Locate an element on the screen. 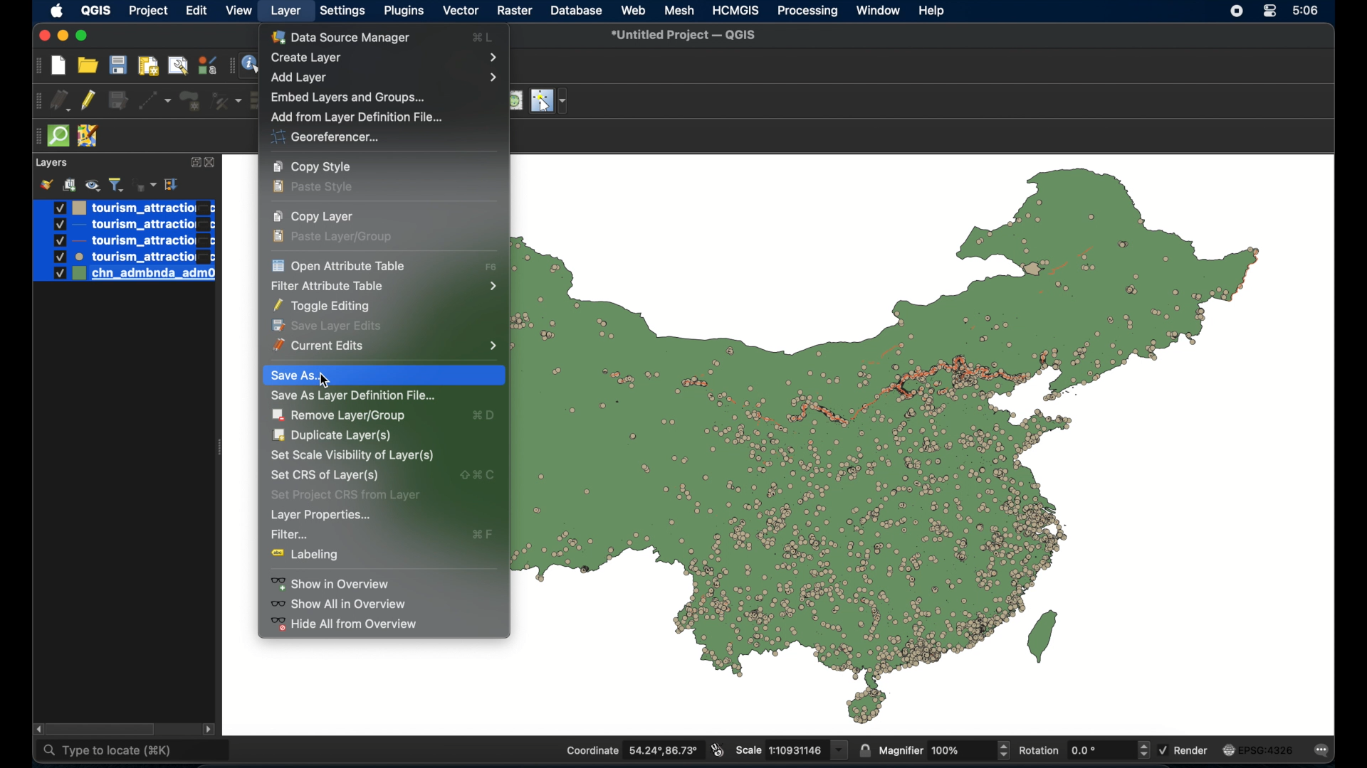  add group is located at coordinates (69, 183).